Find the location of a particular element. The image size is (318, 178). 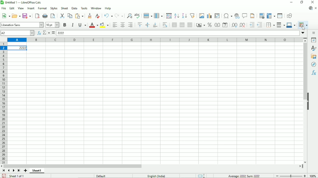

Format as number is located at coordinates (217, 25).